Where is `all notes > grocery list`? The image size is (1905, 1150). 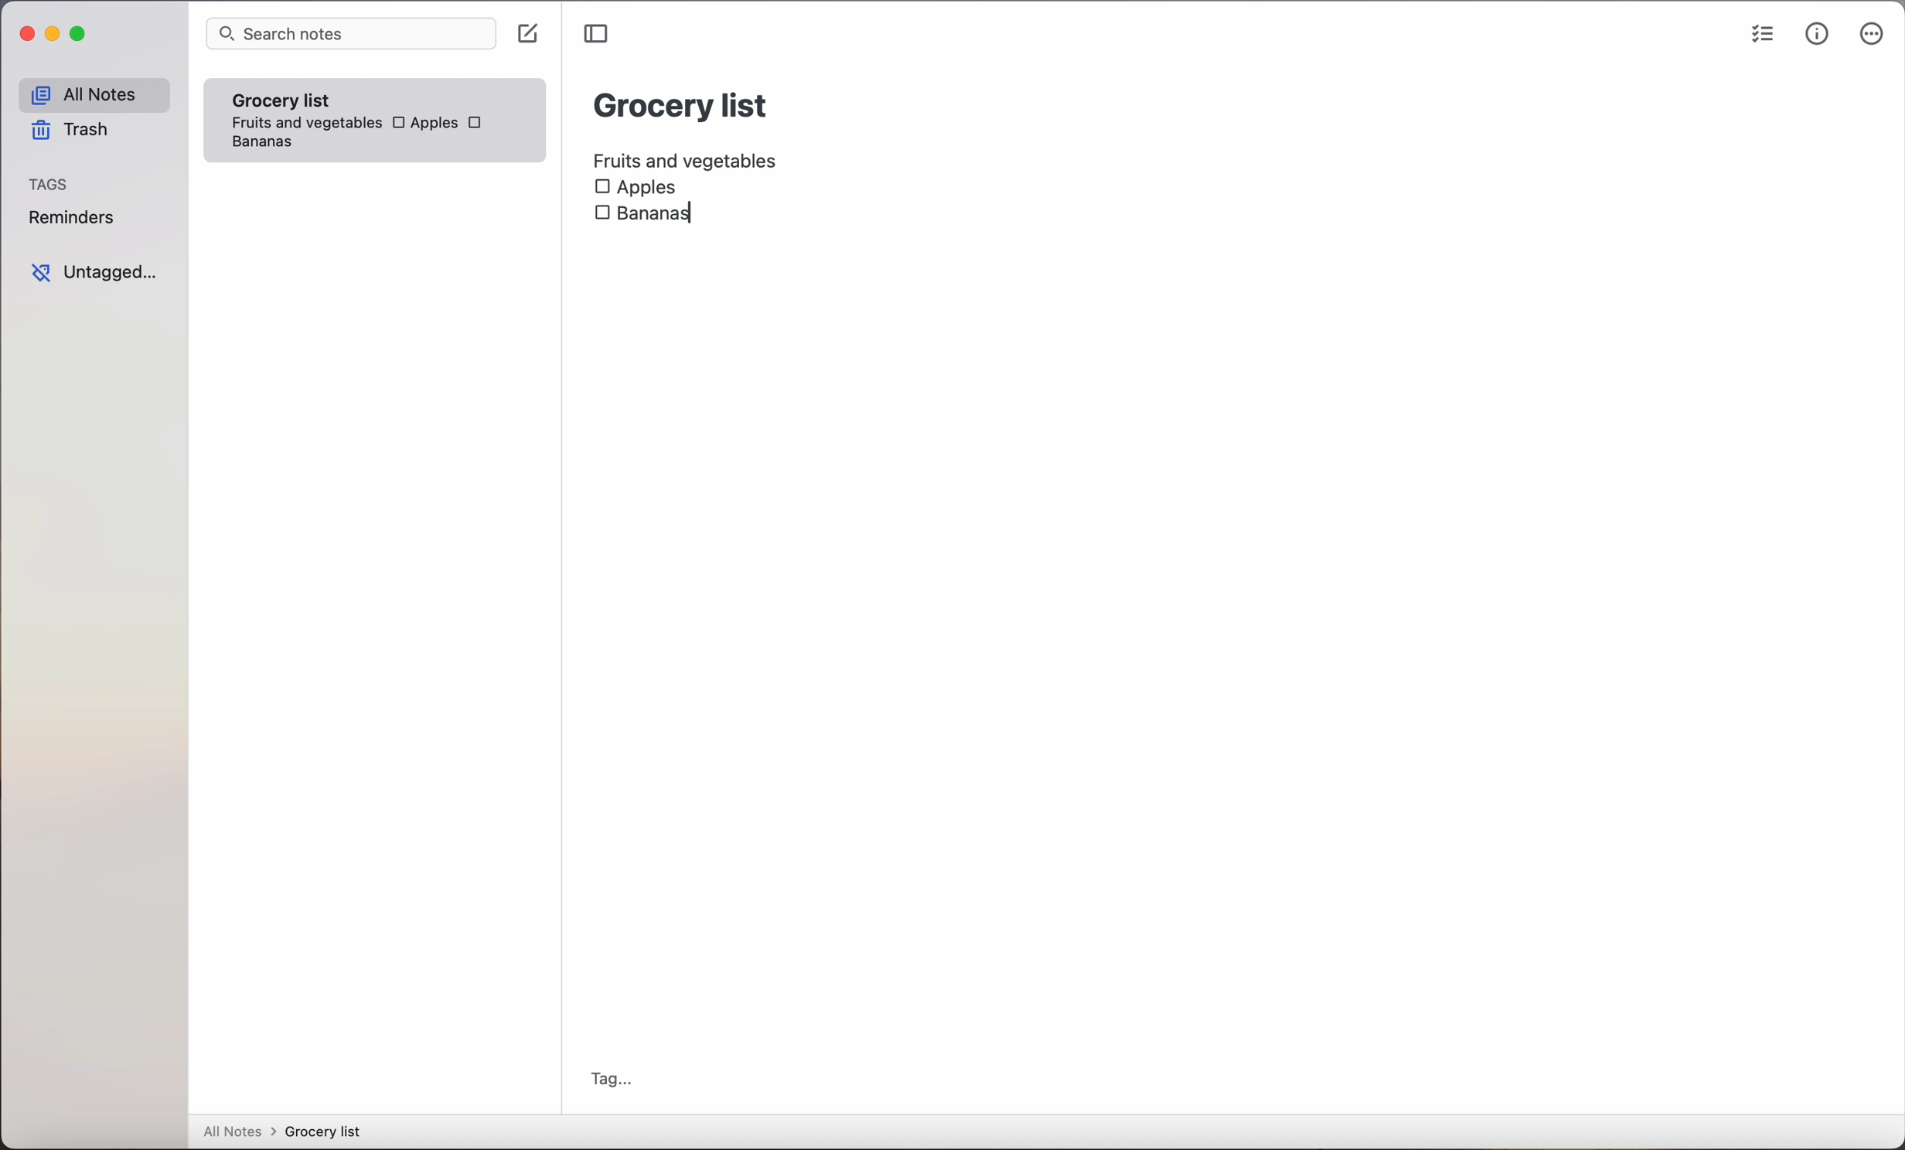
all notes > grocery list is located at coordinates (288, 1133).